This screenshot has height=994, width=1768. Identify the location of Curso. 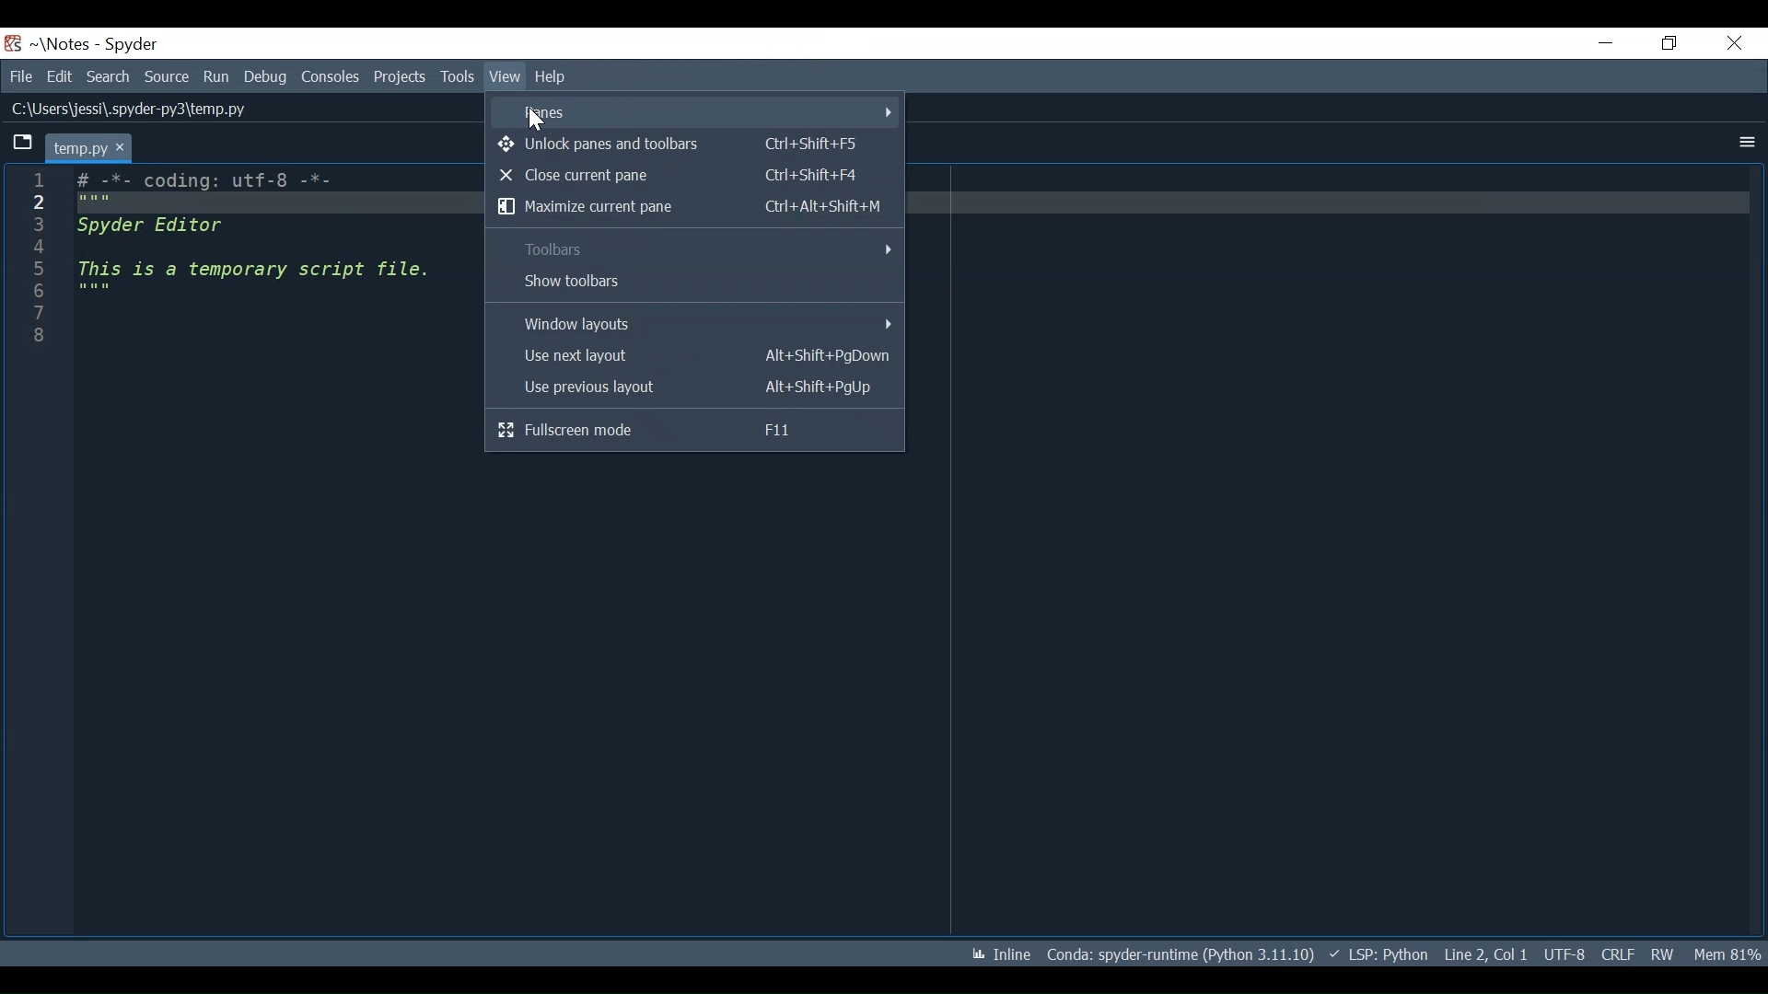
(1564, 955).